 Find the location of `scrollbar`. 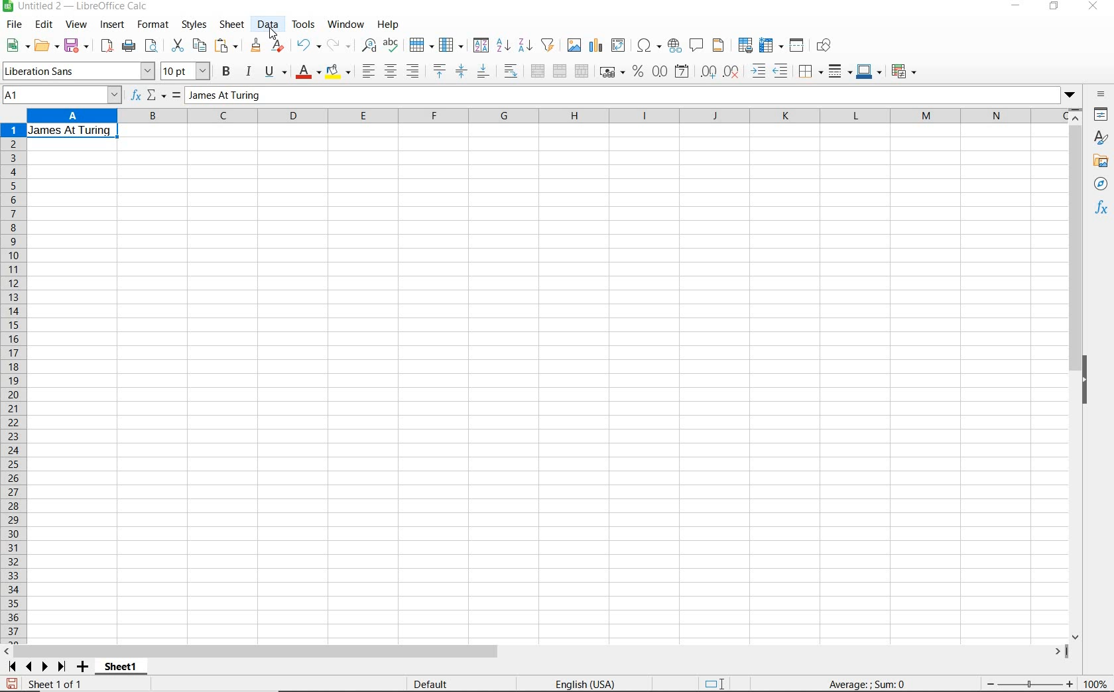

scrollbar is located at coordinates (1077, 374).